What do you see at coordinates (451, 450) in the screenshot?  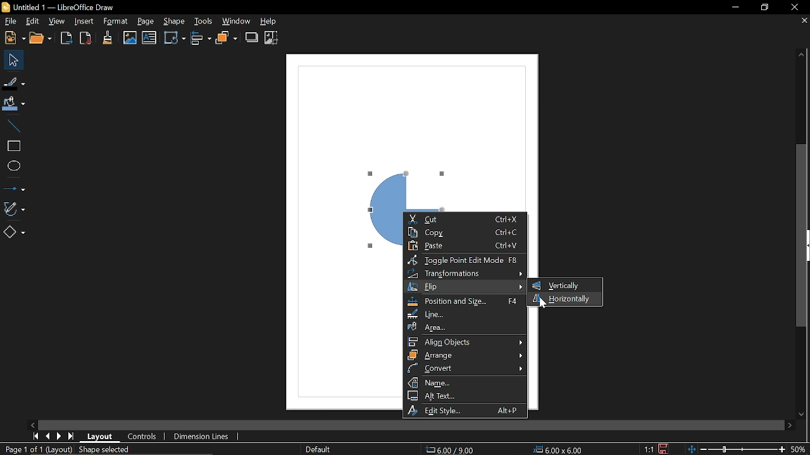 I see `Position` at bounding box center [451, 450].